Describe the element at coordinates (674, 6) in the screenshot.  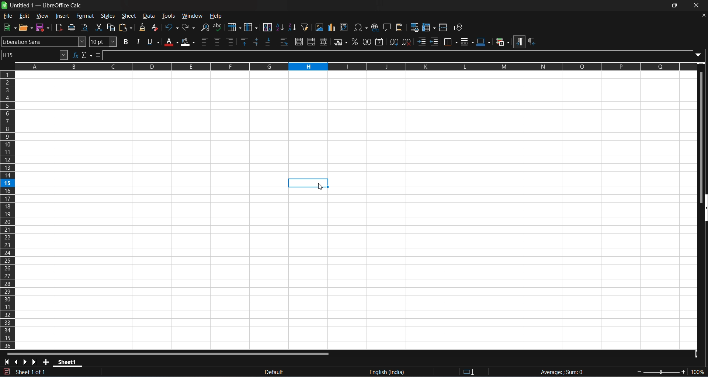
I see `maximize` at that location.